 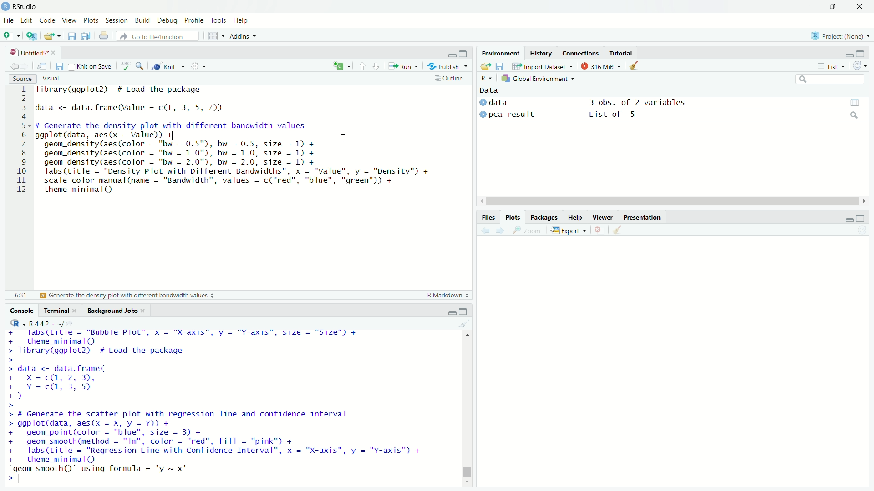 What do you see at coordinates (42, 66) in the screenshot?
I see `Show in new window` at bounding box center [42, 66].